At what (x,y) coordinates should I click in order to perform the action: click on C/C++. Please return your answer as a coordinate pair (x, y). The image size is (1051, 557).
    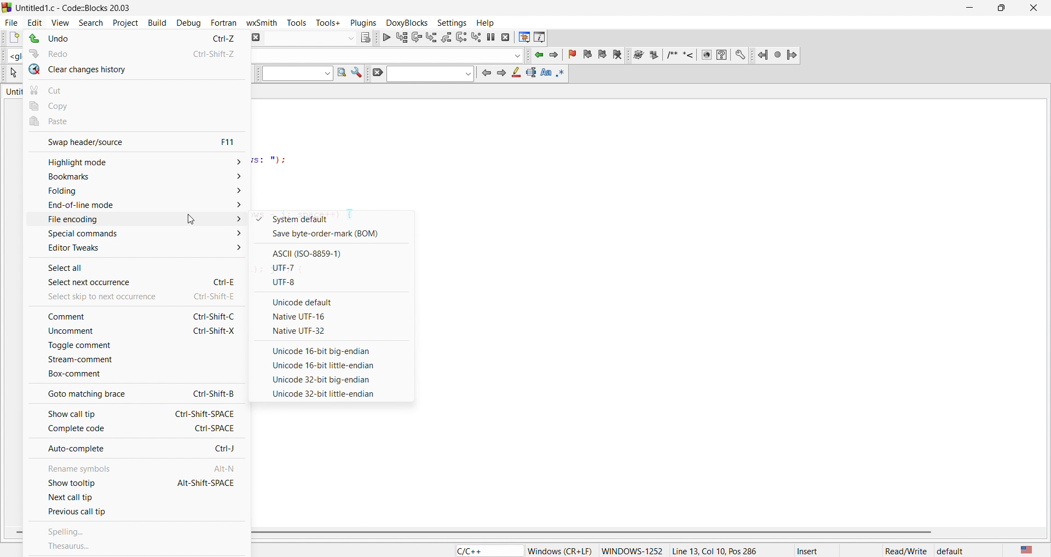
    Looking at the image, I should click on (488, 550).